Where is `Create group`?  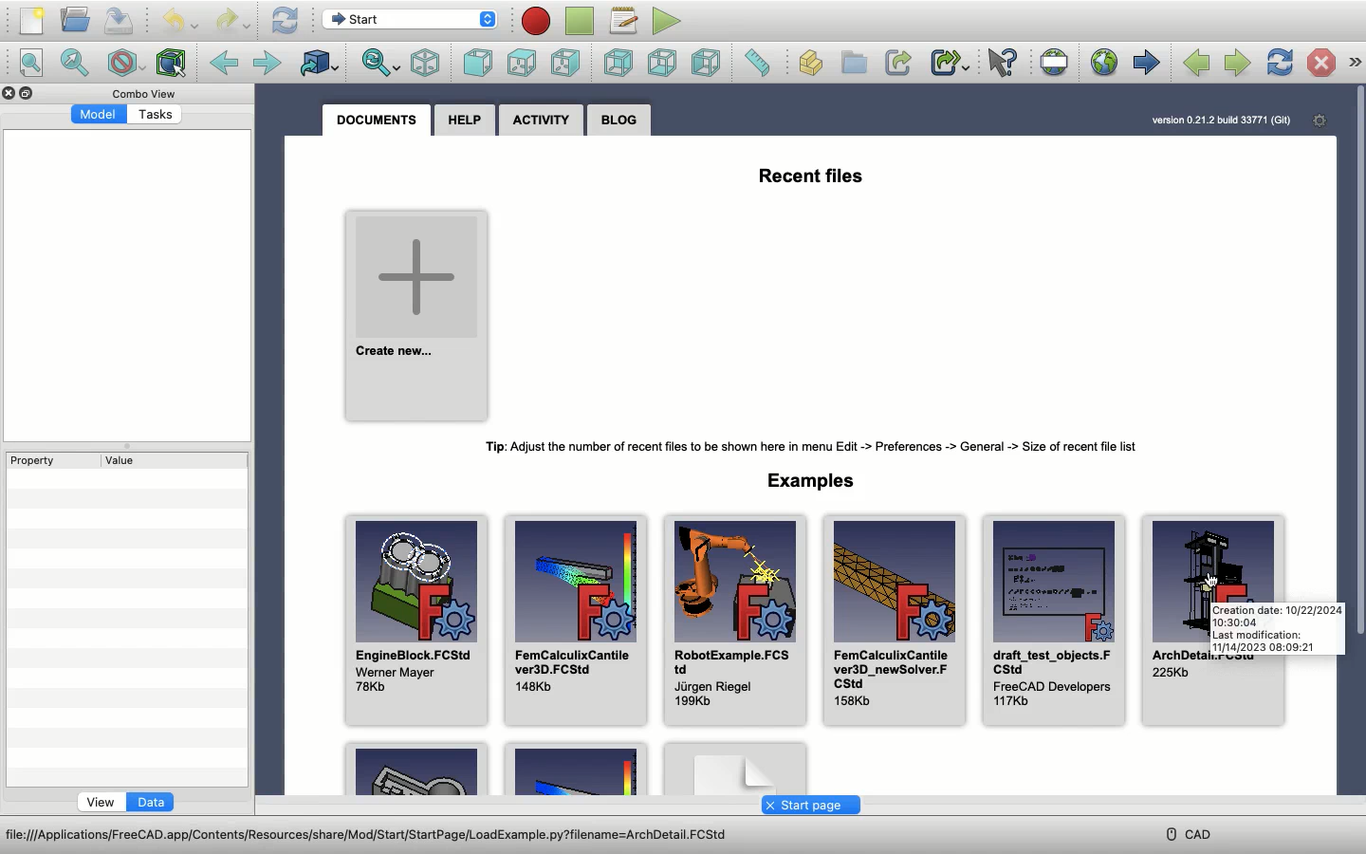
Create group is located at coordinates (853, 63).